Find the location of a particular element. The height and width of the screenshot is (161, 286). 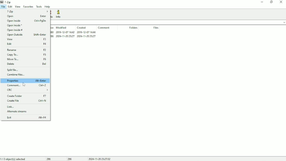

View  is located at coordinates (27, 39).